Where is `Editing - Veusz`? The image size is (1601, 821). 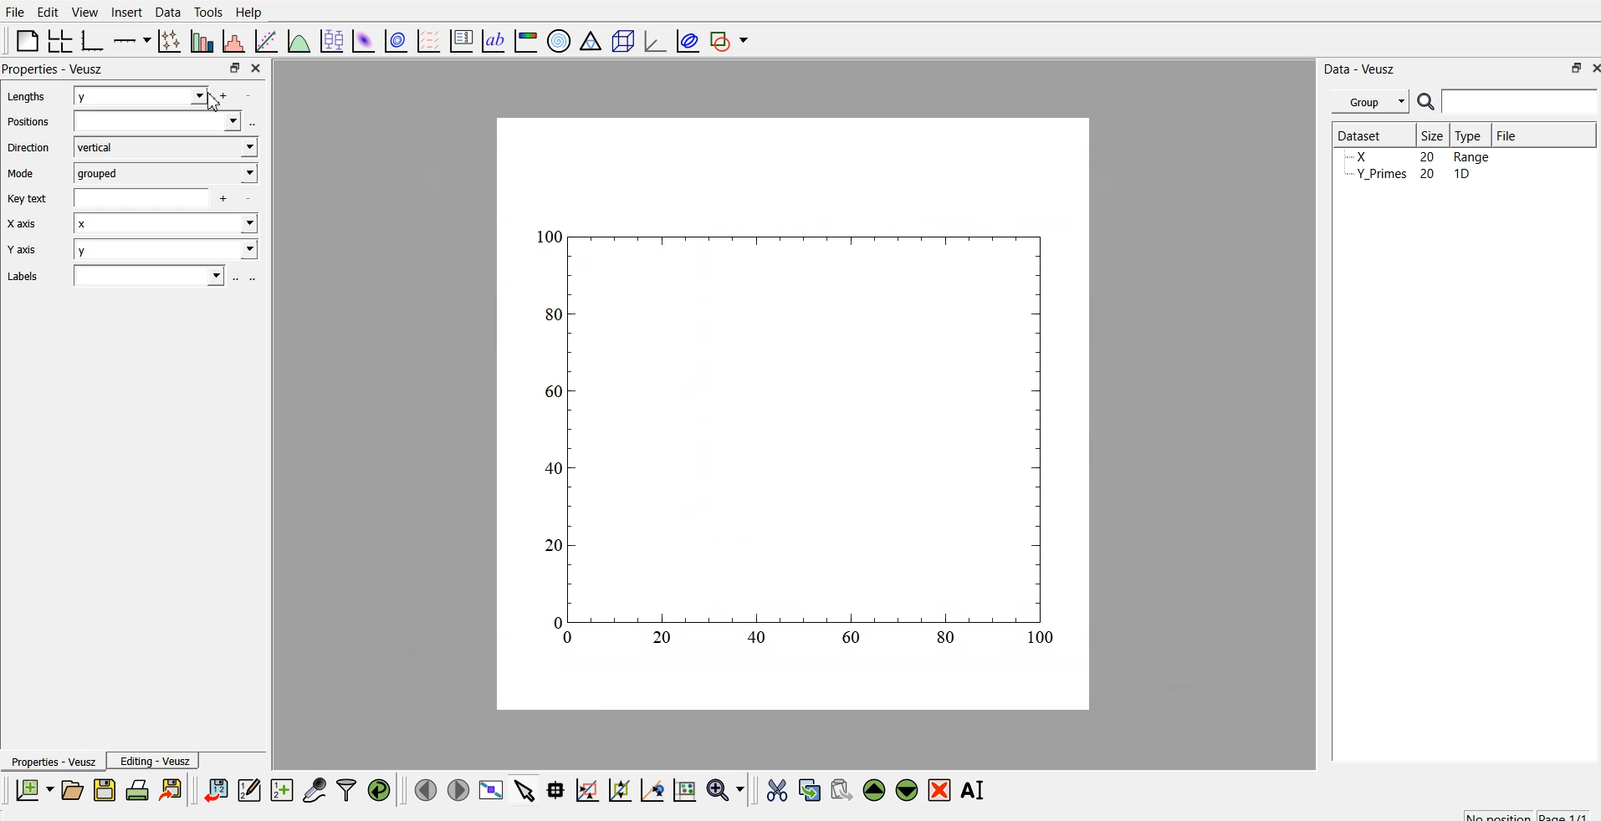
Editing - Veusz is located at coordinates (157, 762).